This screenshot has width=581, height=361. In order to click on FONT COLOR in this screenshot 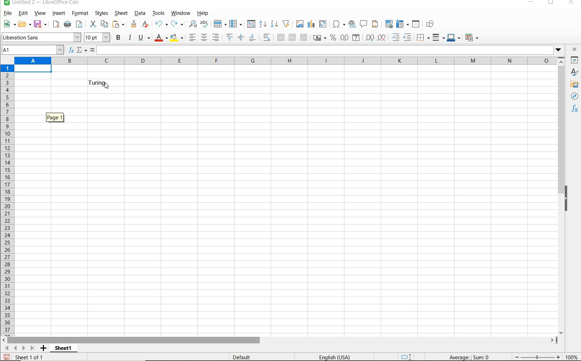, I will do `click(161, 39)`.